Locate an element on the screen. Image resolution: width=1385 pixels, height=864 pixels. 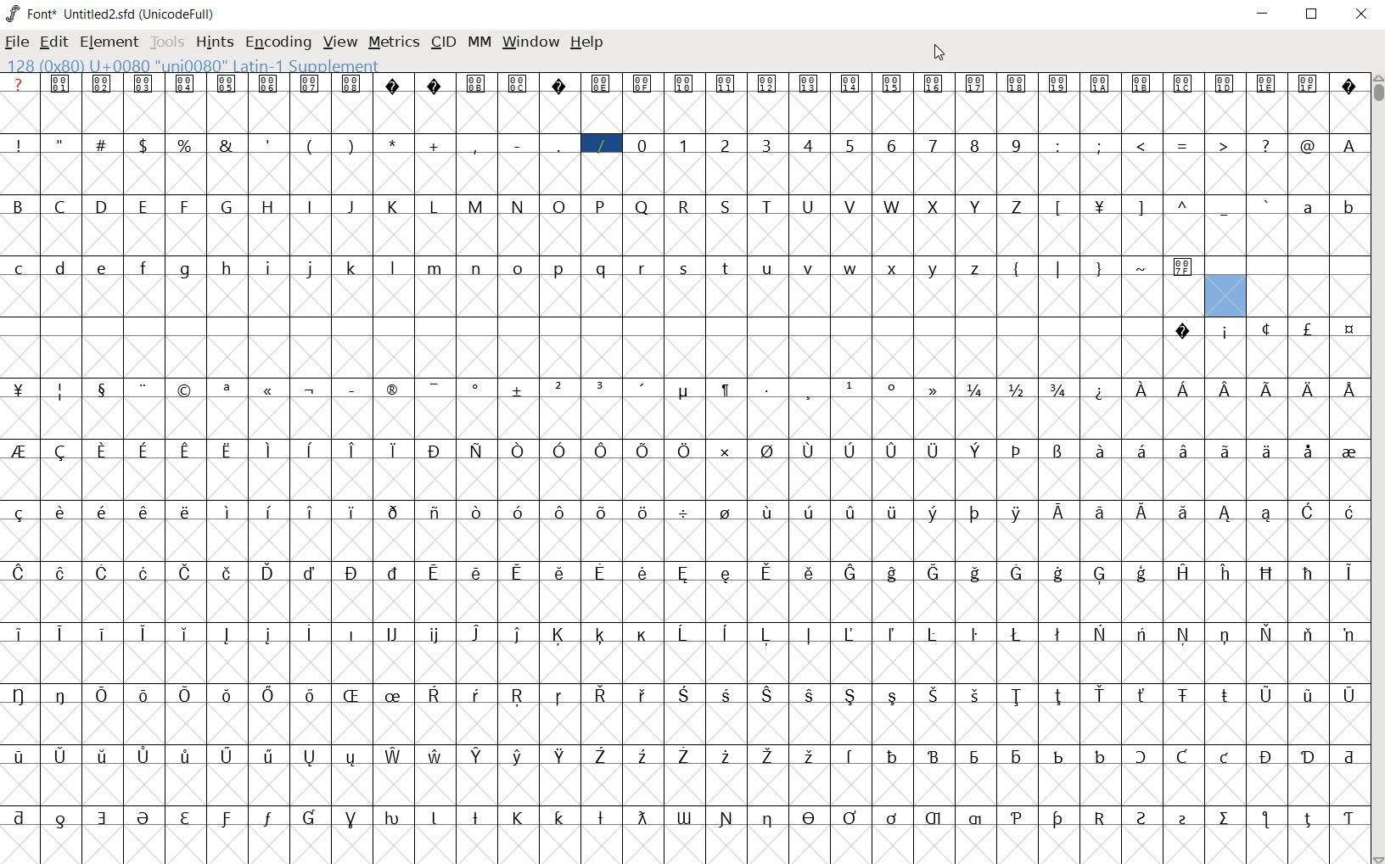
glyph is located at coordinates (643, 637).